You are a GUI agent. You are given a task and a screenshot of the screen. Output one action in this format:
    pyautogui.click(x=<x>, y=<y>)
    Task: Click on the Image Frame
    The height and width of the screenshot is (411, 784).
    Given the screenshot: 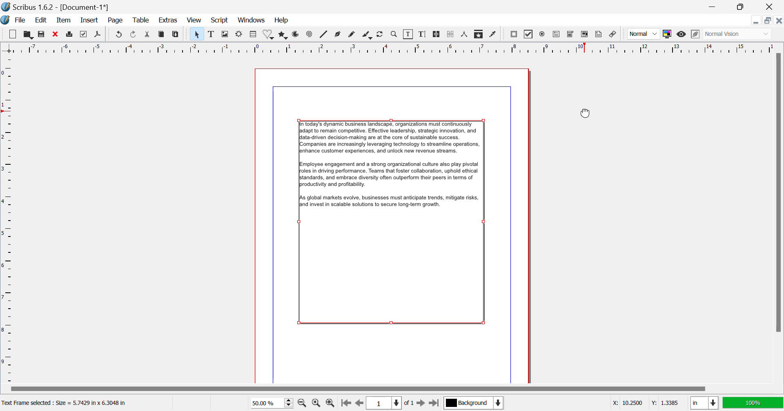 What is the action you would take?
    pyautogui.click(x=225, y=34)
    